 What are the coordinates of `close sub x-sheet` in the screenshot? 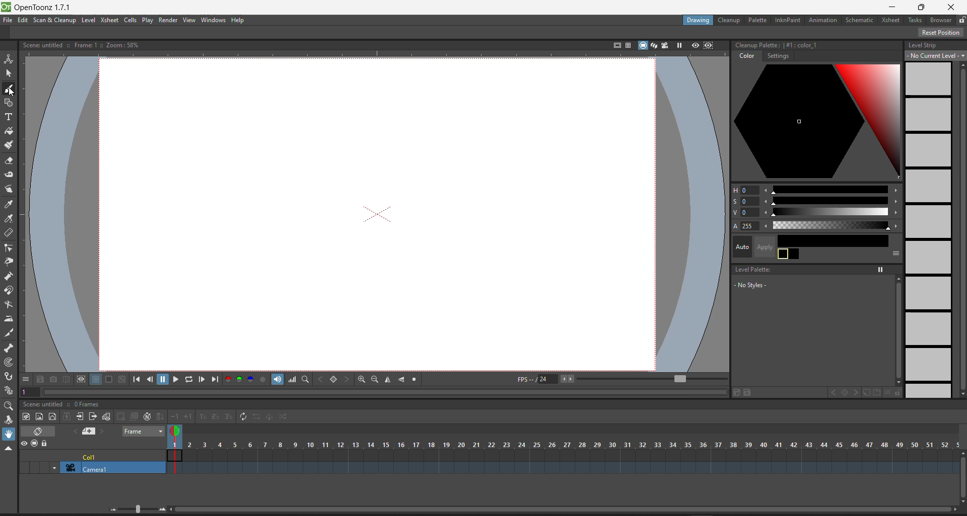 It's located at (93, 416).